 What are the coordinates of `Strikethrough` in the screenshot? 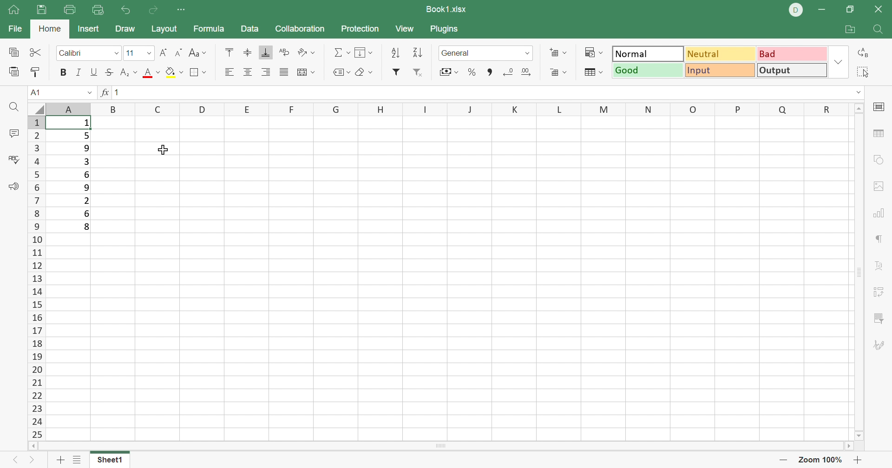 It's located at (107, 72).